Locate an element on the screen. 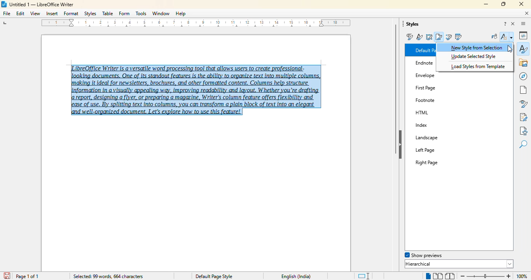 This screenshot has height=280, width=531. vertical scroll bar is located at coordinates (396, 89).